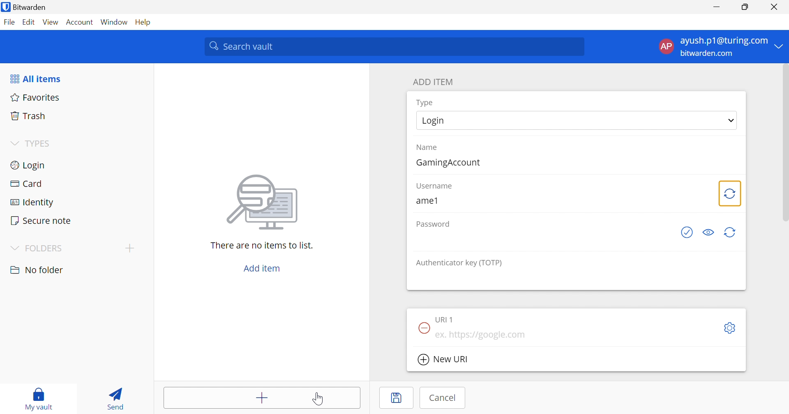  I want to click on Trash, so click(31, 117).